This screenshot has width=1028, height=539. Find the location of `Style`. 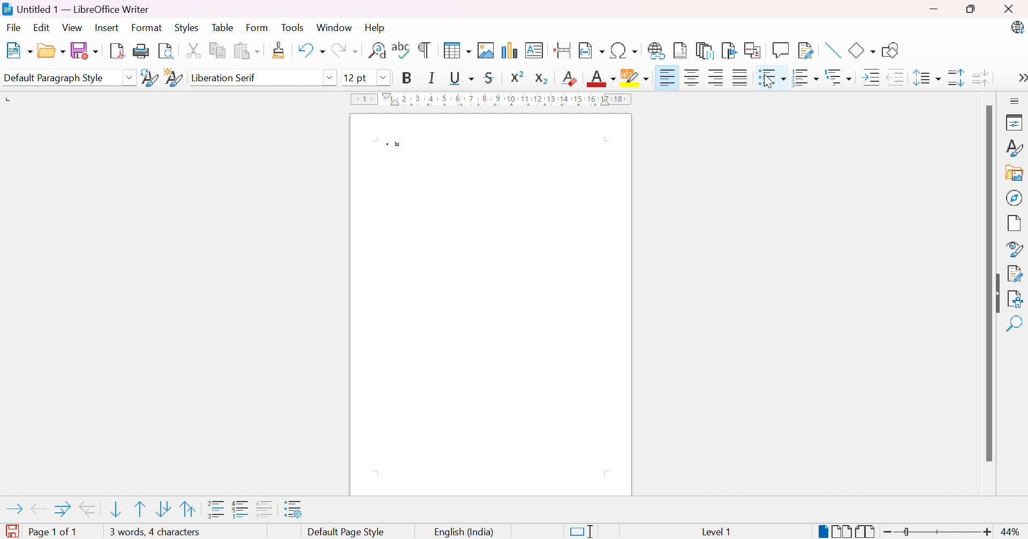

Style is located at coordinates (1015, 148).